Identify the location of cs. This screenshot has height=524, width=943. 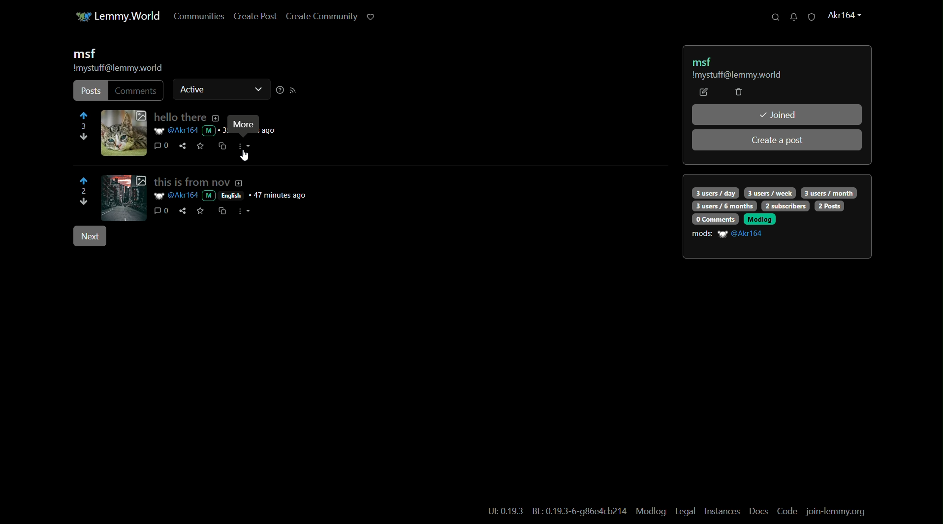
(221, 210).